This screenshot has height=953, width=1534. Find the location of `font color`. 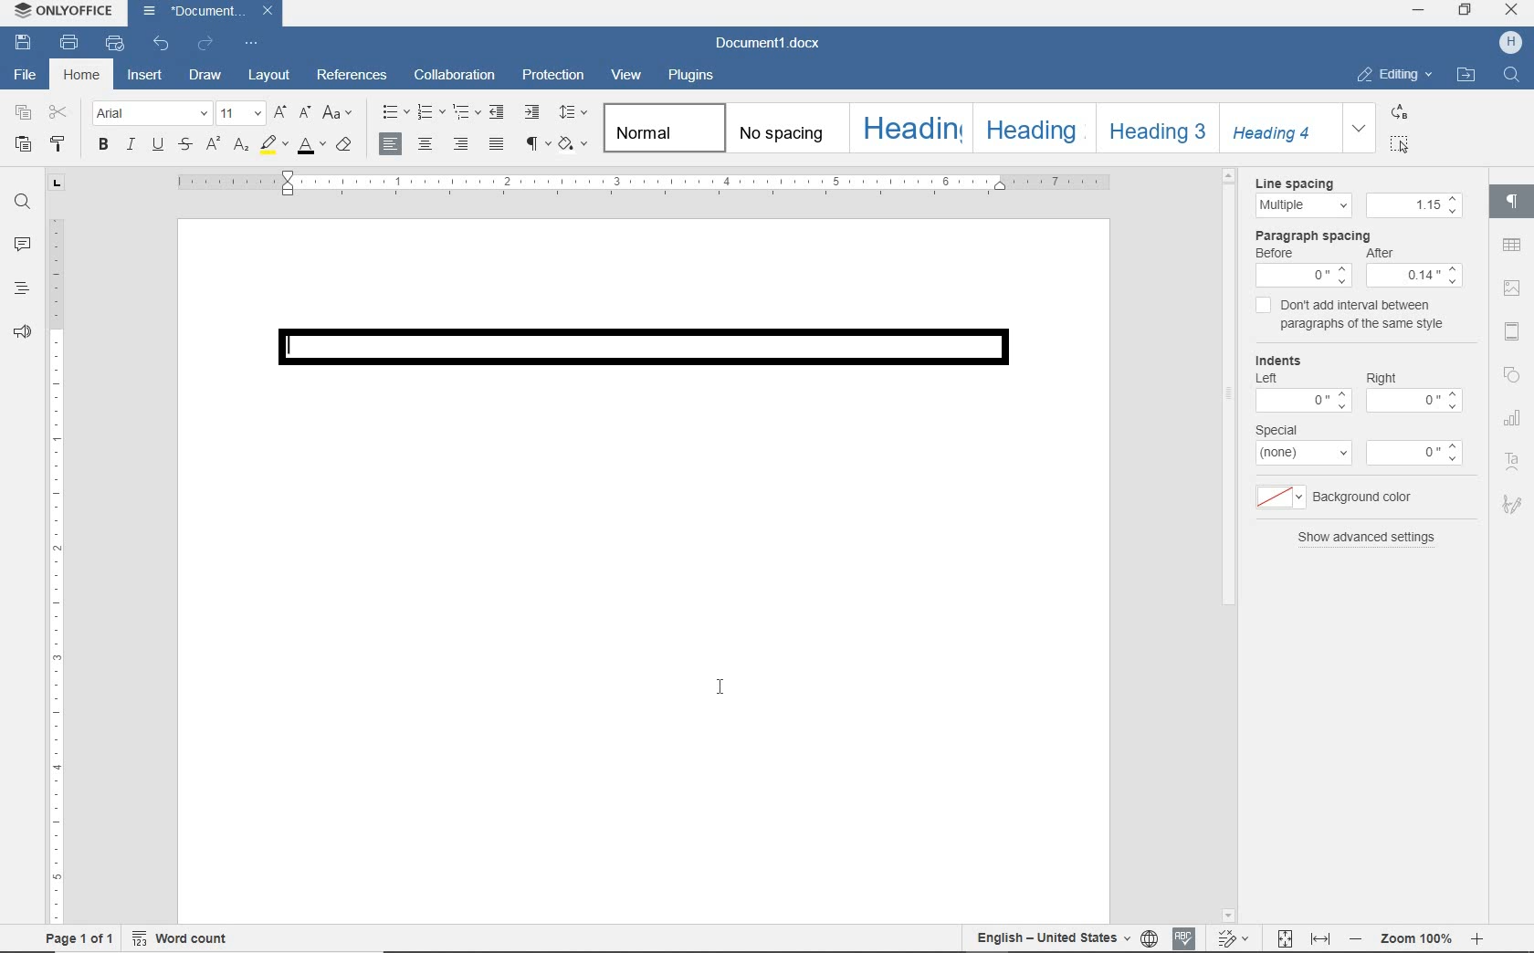

font color is located at coordinates (310, 146).